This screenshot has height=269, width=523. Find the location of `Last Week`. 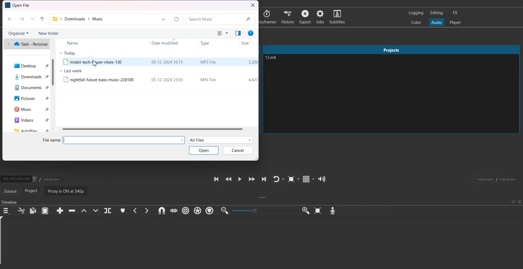

Last Week is located at coordinates (71, 71).